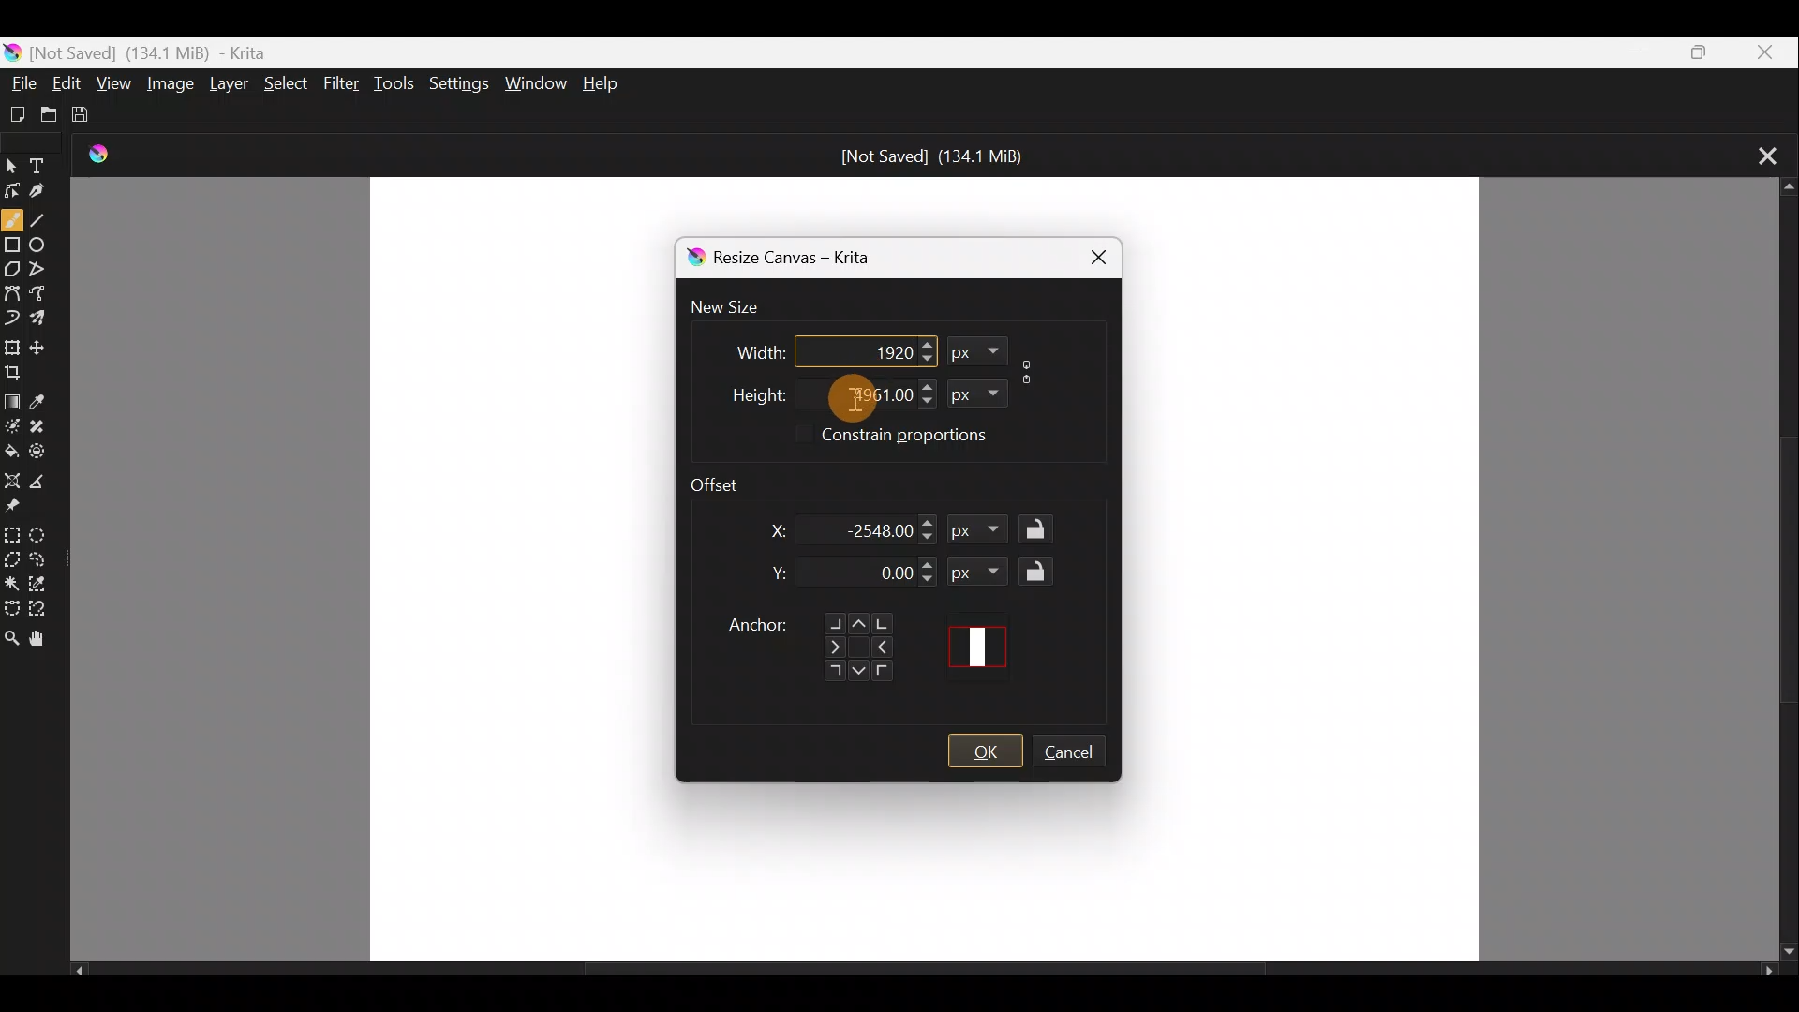 This screenshot has width=1799, height=1012. I want to click on 1920.00, so click(855, 350).